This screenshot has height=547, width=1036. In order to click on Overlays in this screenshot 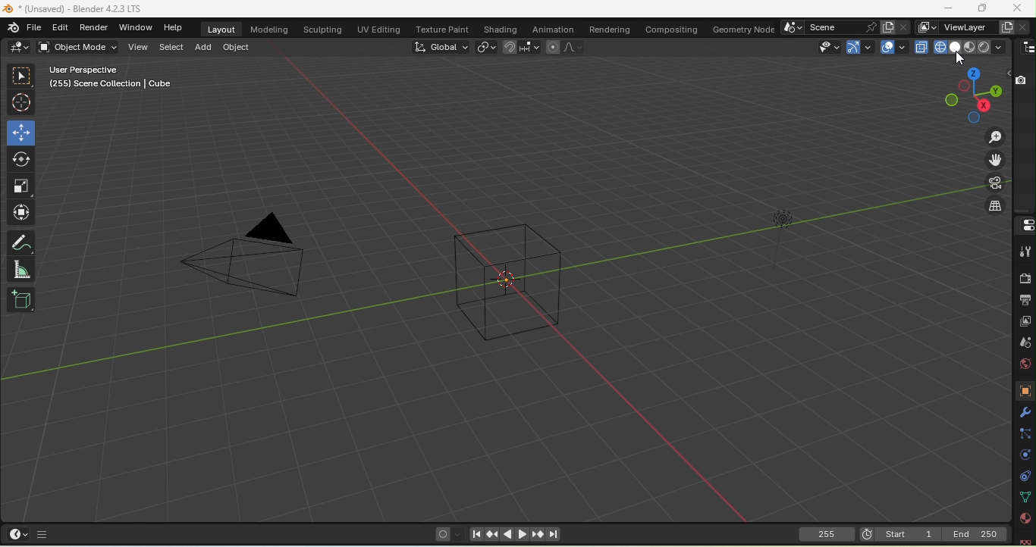, I will do `click(893, 48)`.